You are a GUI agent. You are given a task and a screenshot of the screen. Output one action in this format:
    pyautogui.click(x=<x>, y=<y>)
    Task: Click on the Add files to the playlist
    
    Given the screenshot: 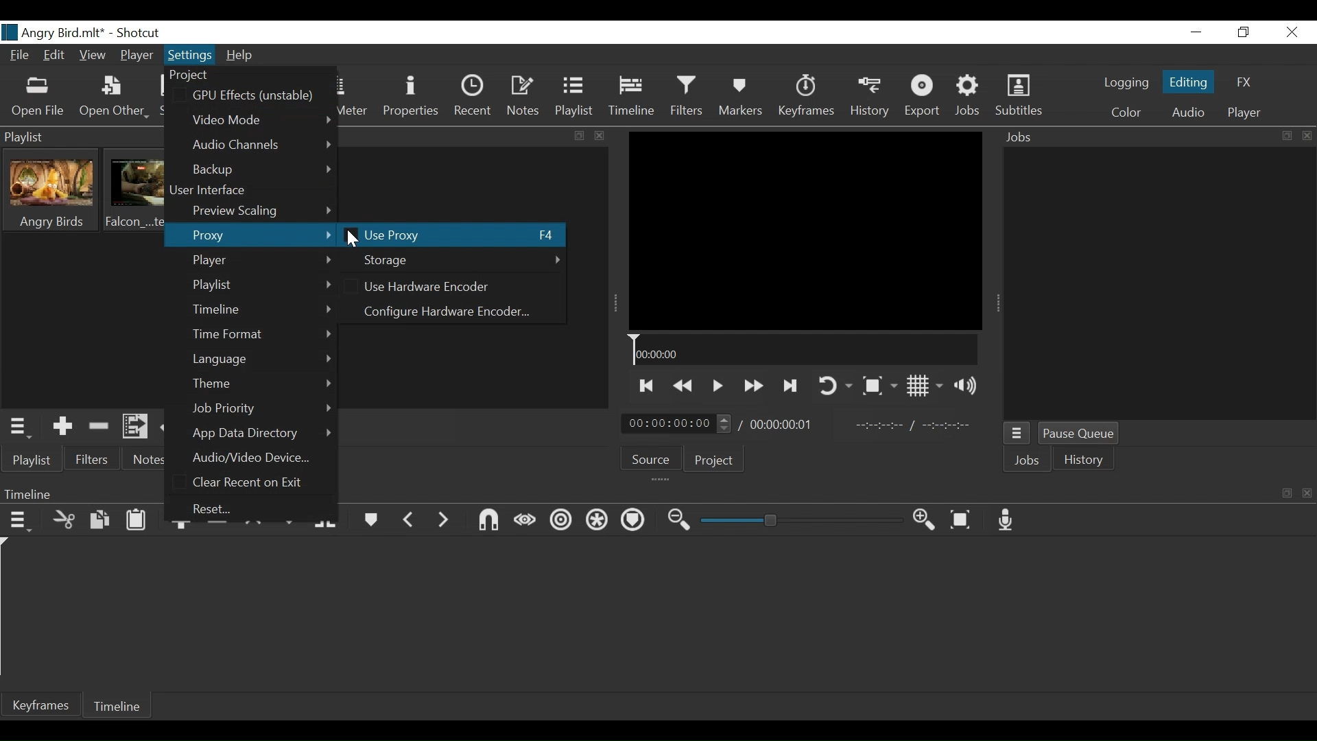 What is the action you would take?
    pyautogui.click(x=134, y=426)
    